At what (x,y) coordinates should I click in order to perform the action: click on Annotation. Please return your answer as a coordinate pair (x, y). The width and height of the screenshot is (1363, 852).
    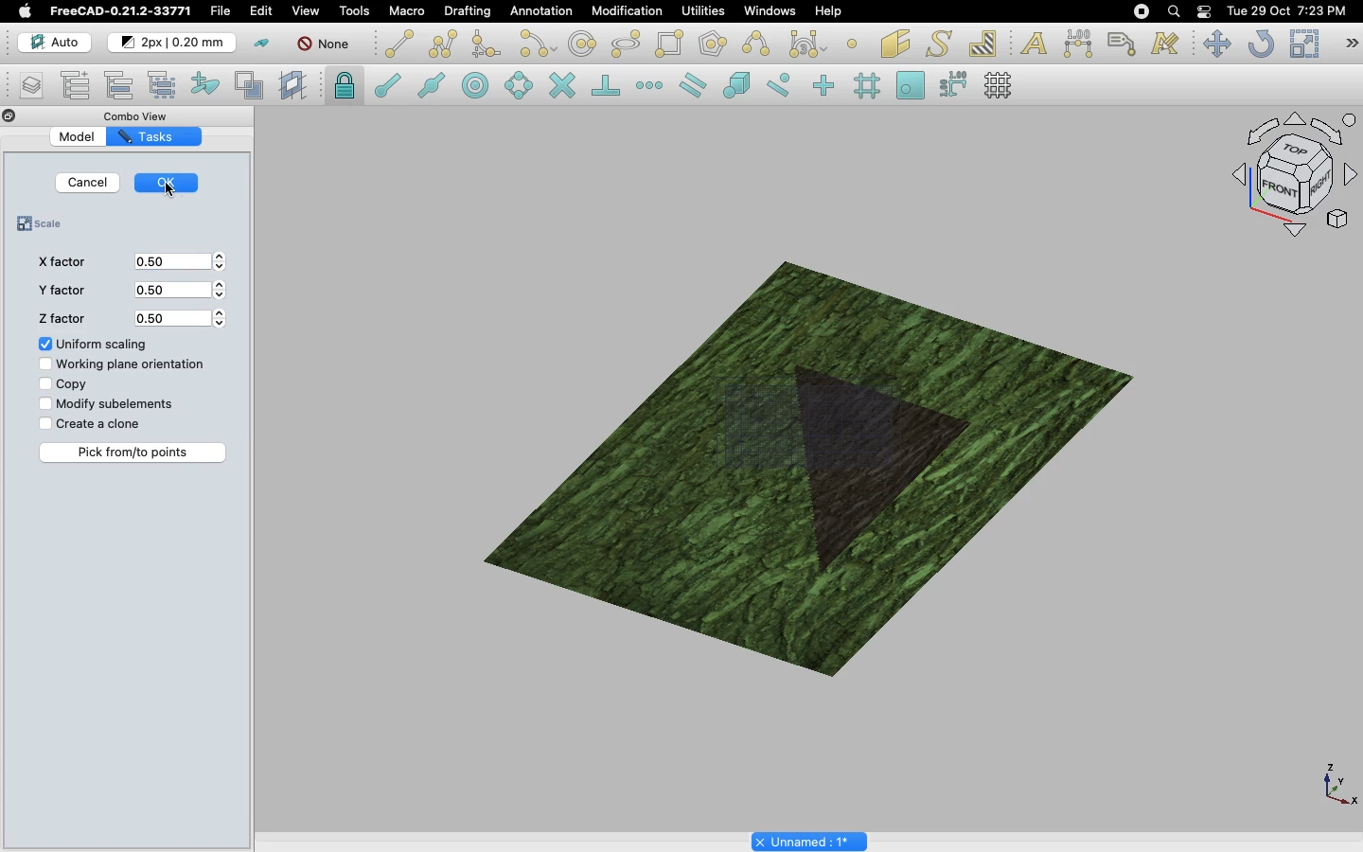
    Looking at the image, I should click on (542, 11).